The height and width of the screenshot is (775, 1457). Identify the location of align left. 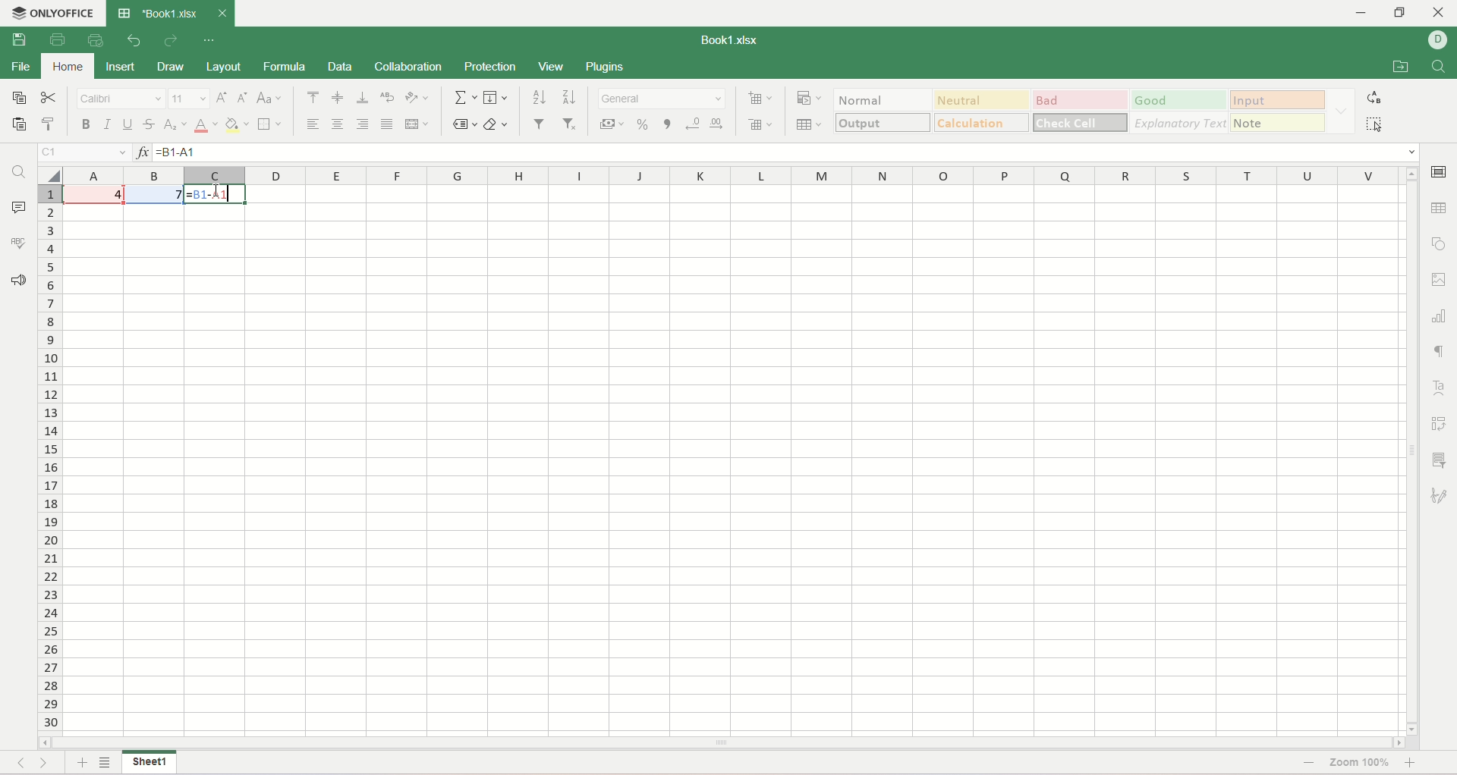
(316, 124).